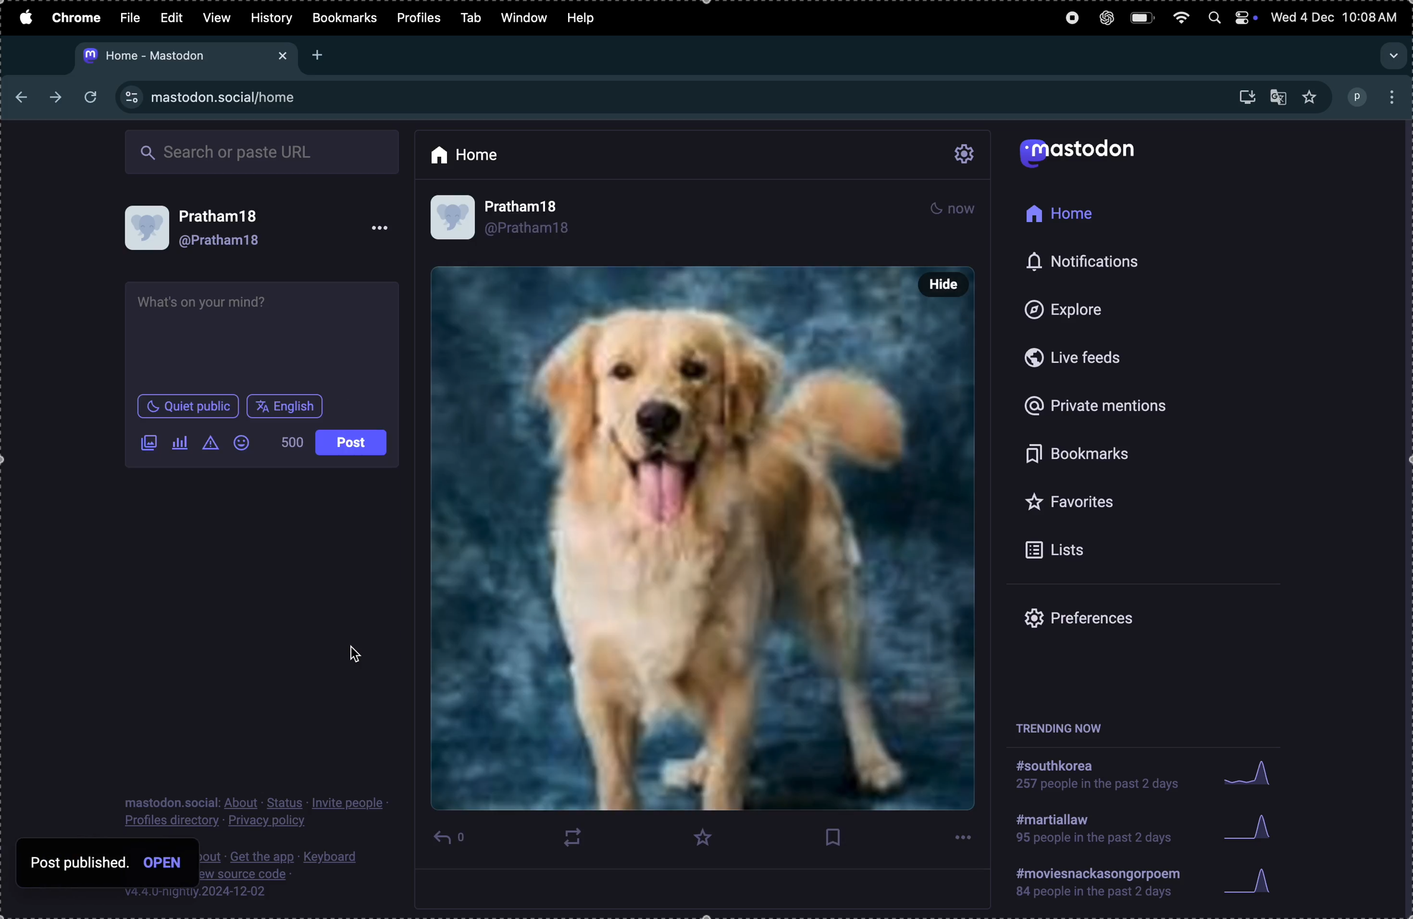  Describe the element at coordinates (1095, 886) in the screenshot. I see `#moviessancforpoem` at that location.